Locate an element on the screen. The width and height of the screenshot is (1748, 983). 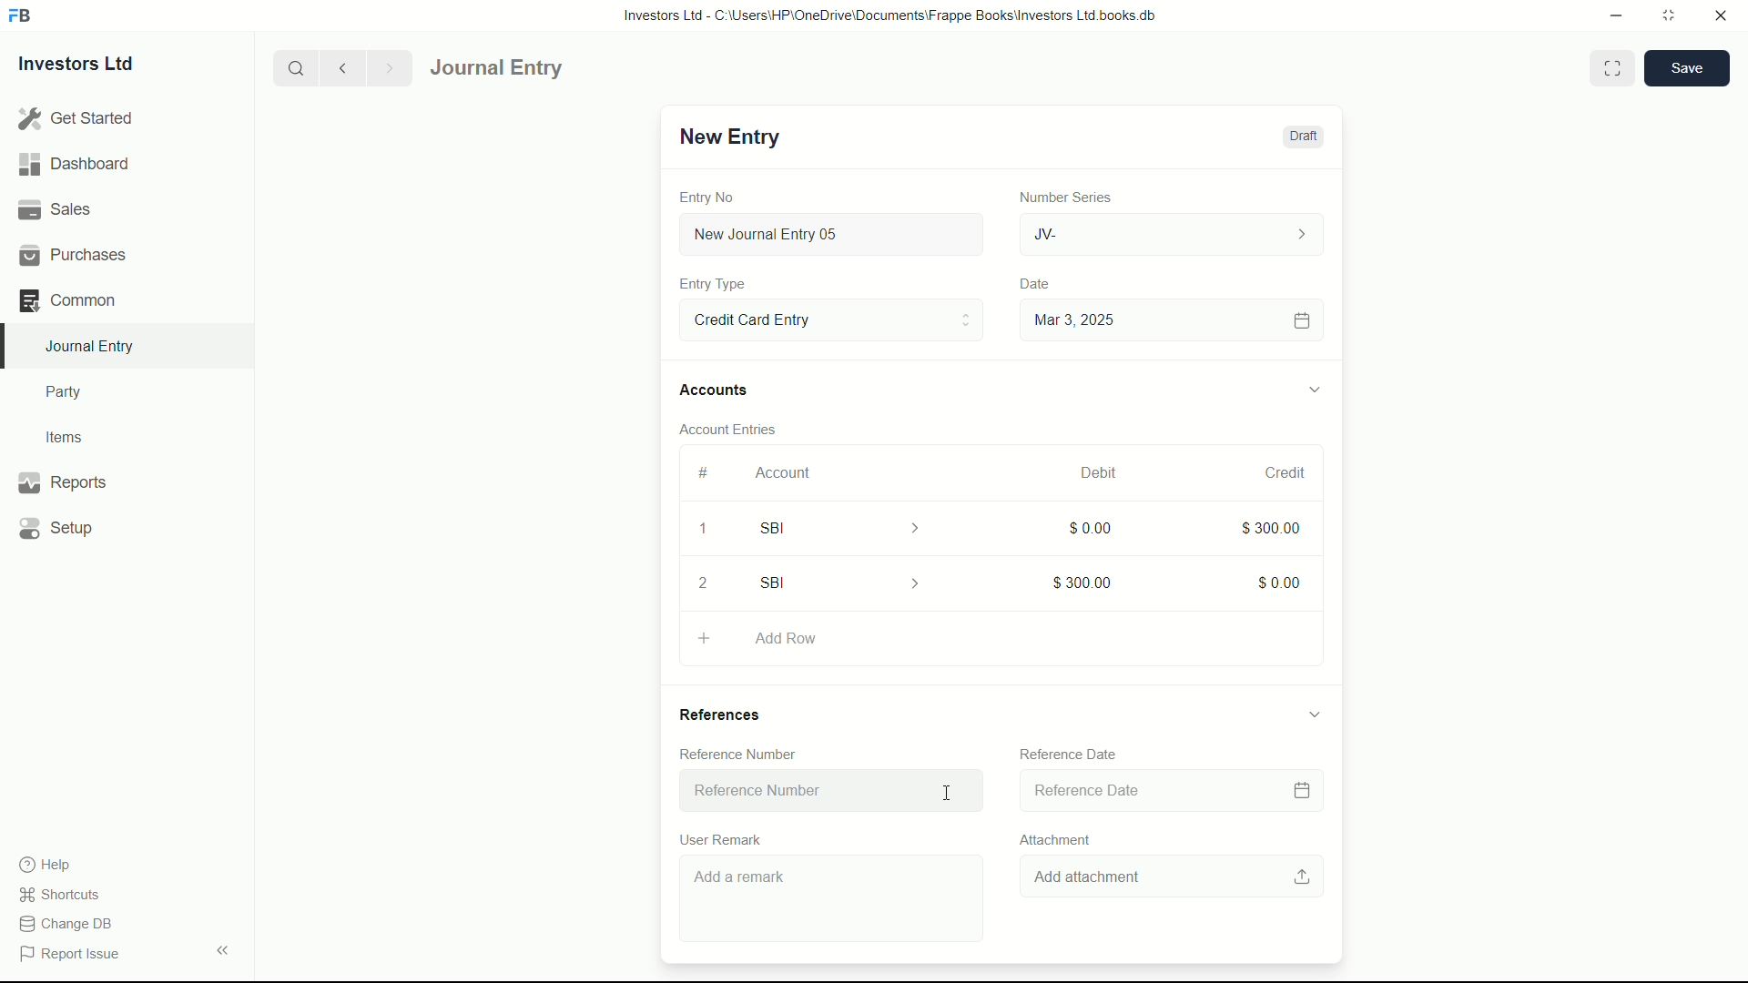
SBI is located at coordinates (852, 527).